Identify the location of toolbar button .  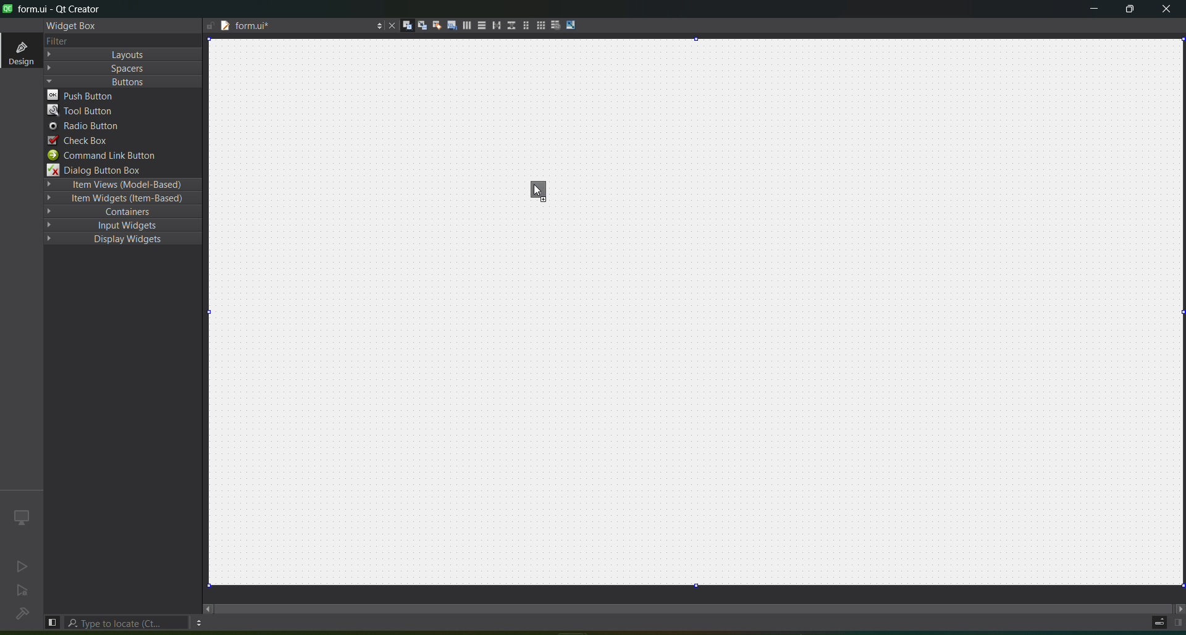
(541, 193).